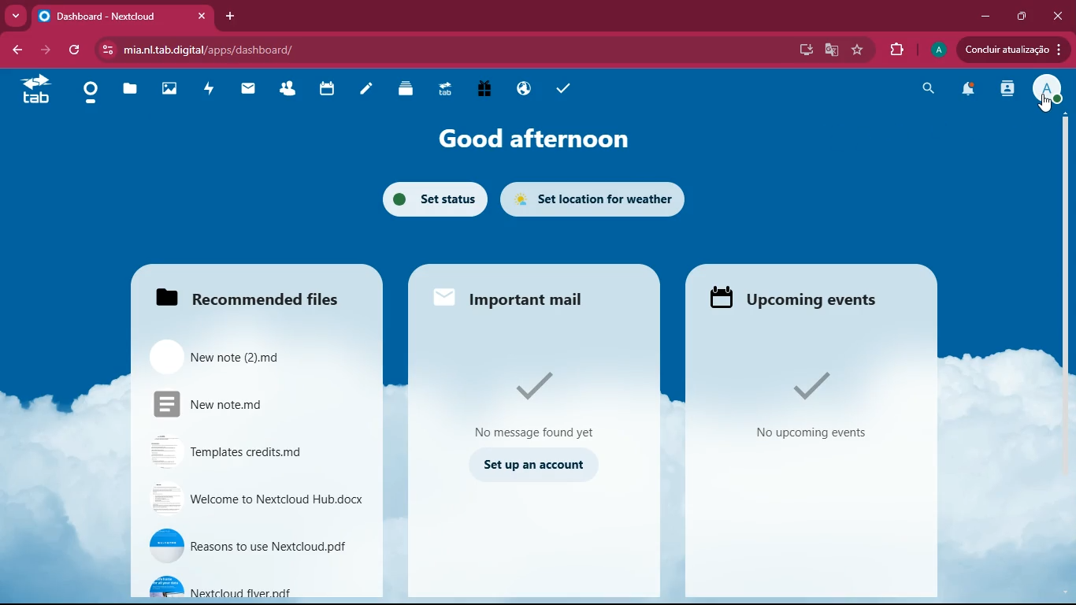 Image resolution: width=1076 pixels, height=605 pixels. Describe the element at coordinates (250, 359) in the screenshot. I see `New note (2).md` at that location.